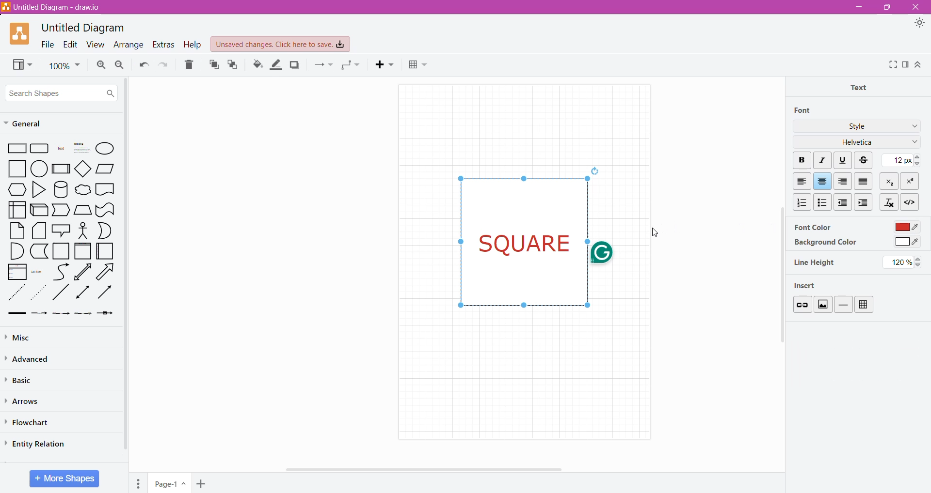 The width and height of the screenshot is (931, 493). What do you see at coordinates (71, 44) in the screenshot?
I see `Edit` at bounding box center [71, 44].